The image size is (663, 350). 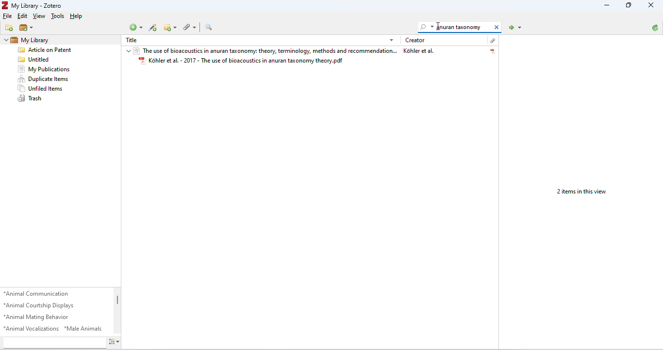 What do you see at coordinates (132, 40) in the screenshot?
I see `Title` at bounding box center [132, 40].